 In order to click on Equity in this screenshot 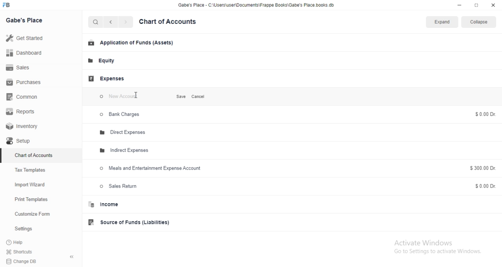, I will do `click(105, 61)`.